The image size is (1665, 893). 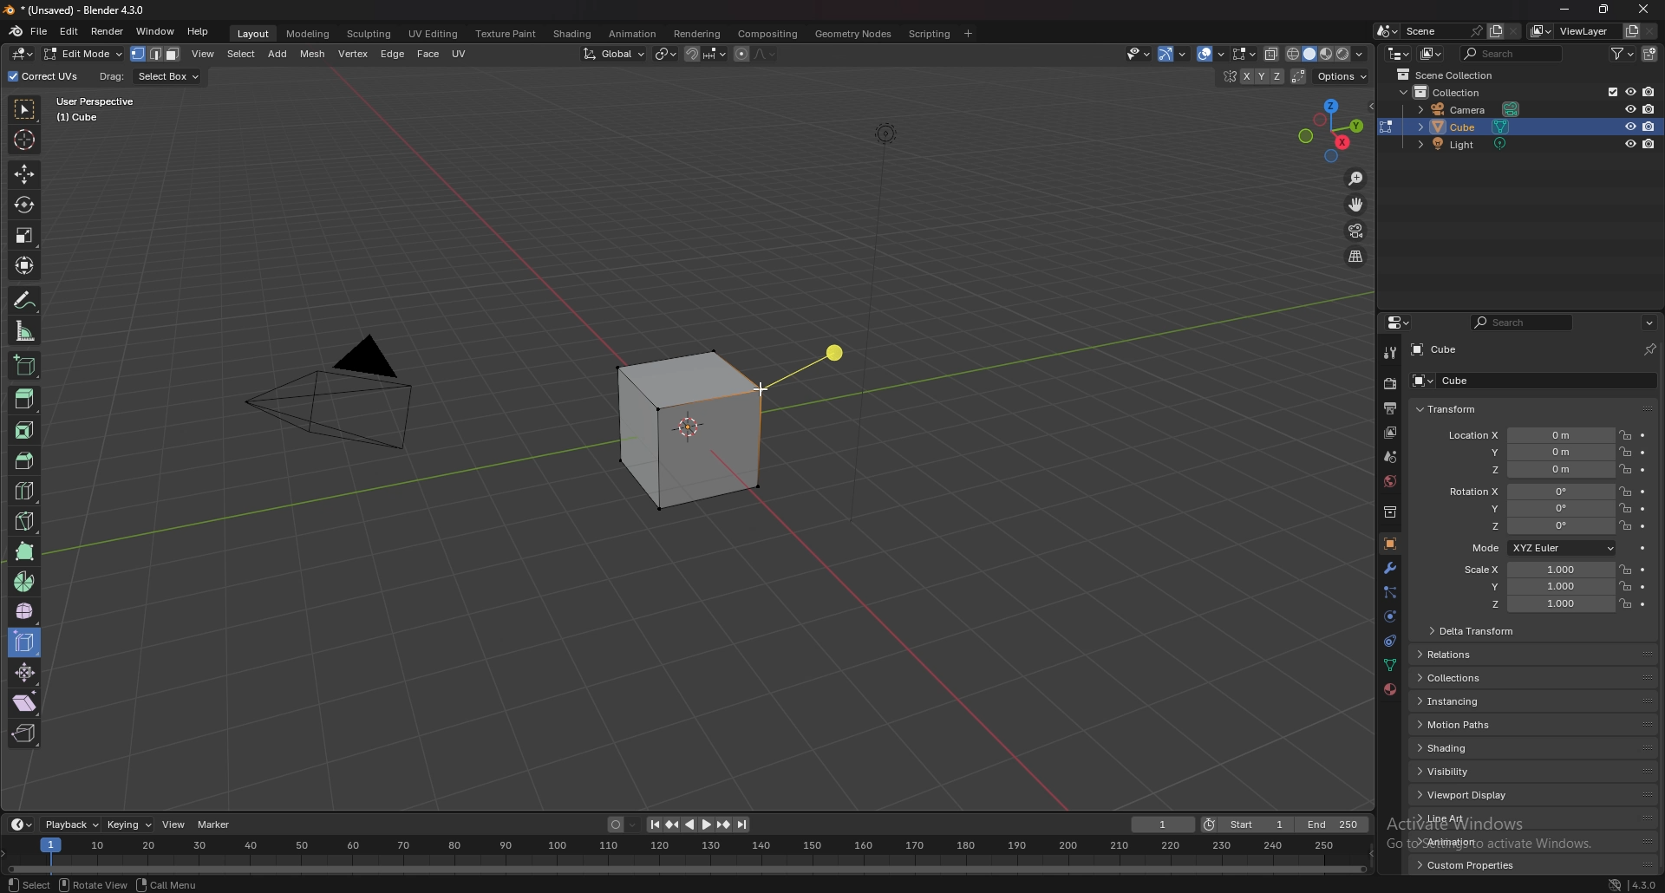 What do you see at coordinates (1496, 30) in the screenshot?
I see `add layer` at bounding box center [1496, 30].